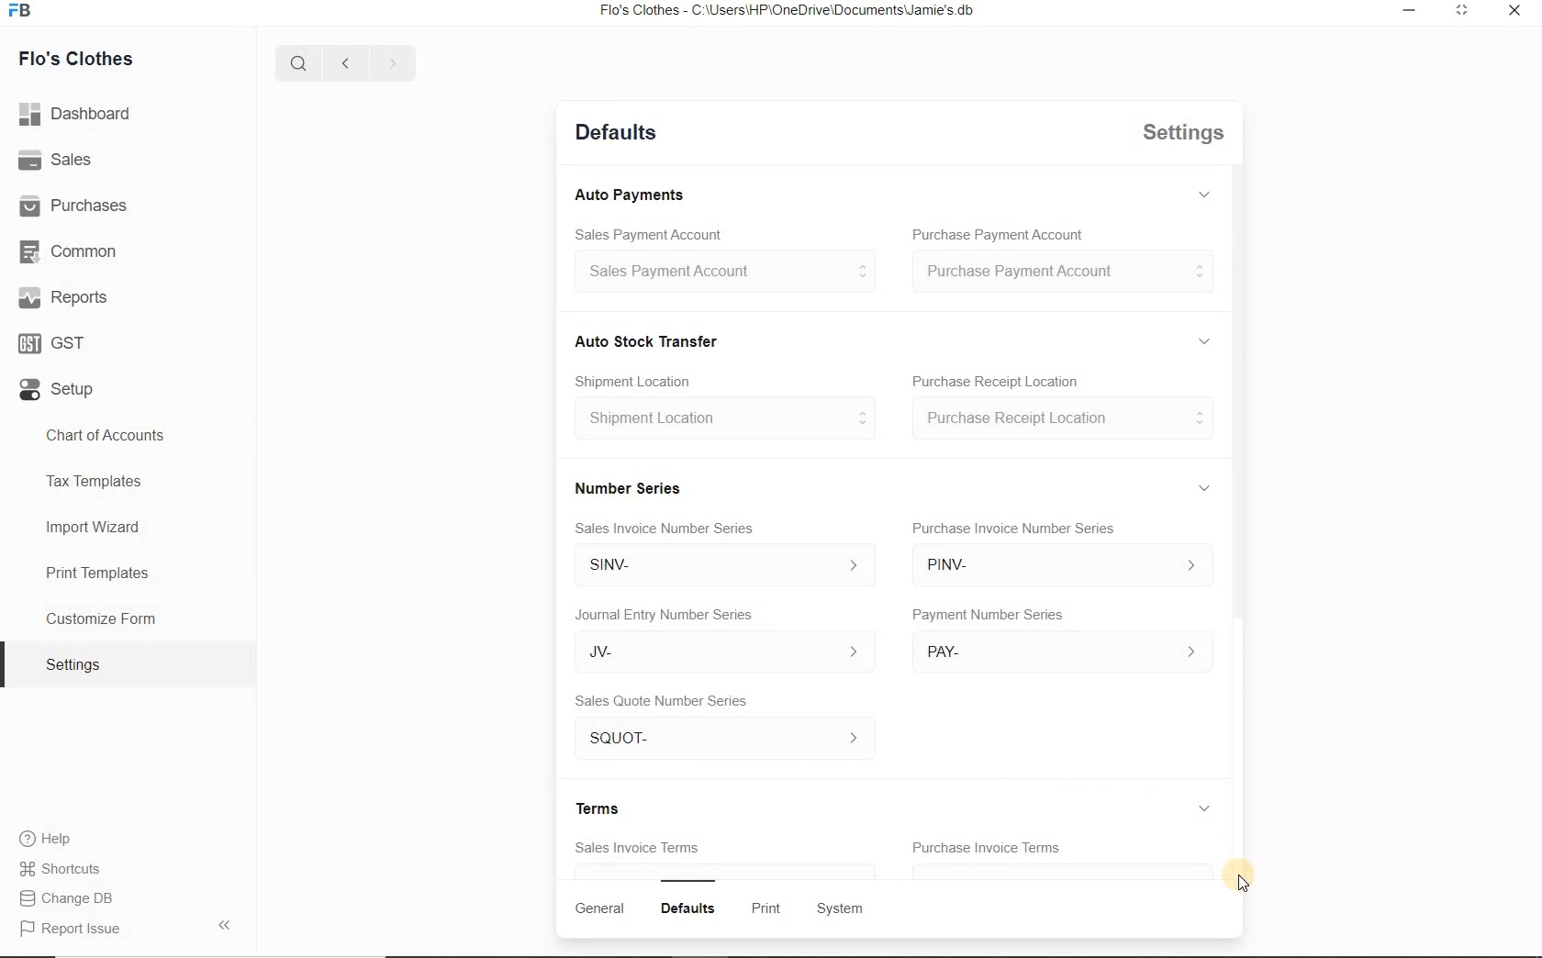 This screenshot has width=1542, height=958. What do you see at coordinates (1059, 568) in the screenshot?
I see ` PINV-` at bounding box center [1059, 568].